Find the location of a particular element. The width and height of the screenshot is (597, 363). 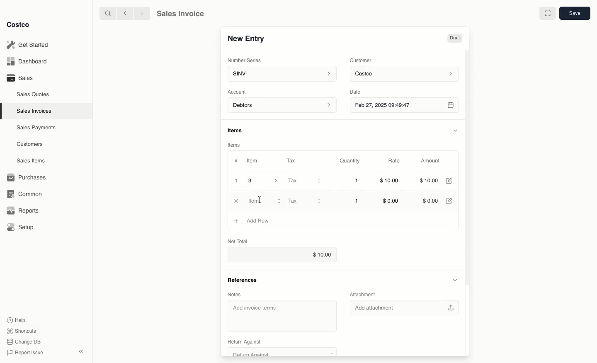

Sales Quotes is located at coordinates (34, 94).